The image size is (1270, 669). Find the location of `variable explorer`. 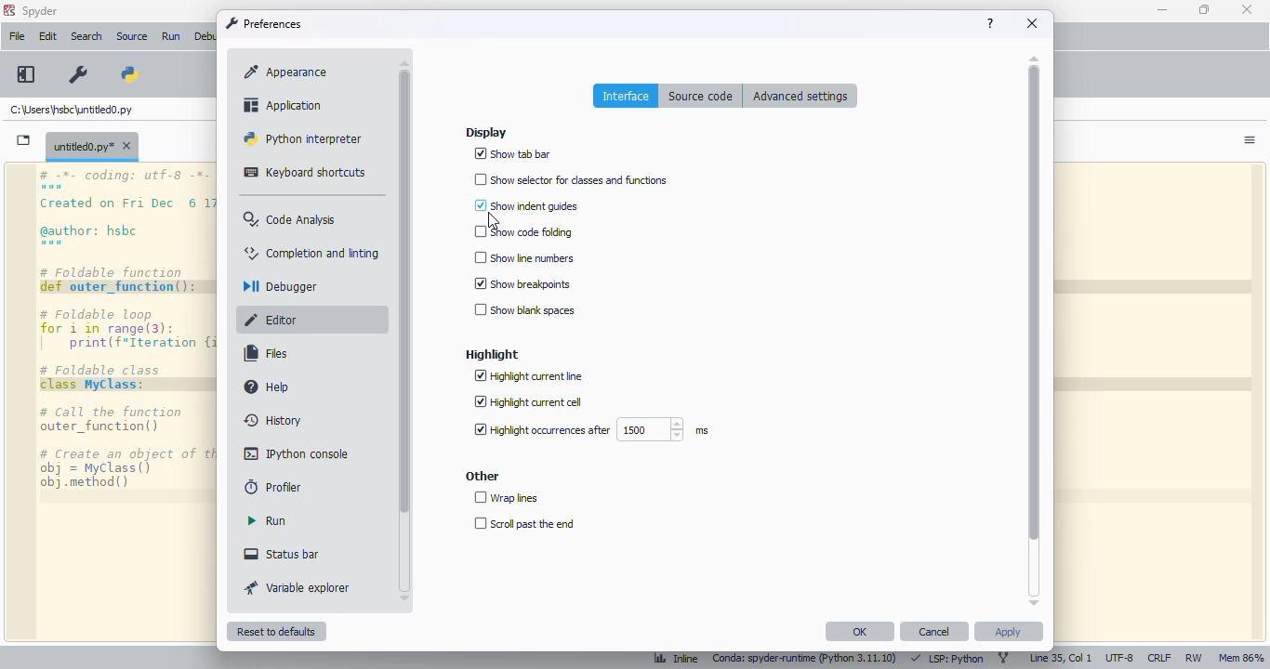

variable explorer is located at coordinates (298, 587).